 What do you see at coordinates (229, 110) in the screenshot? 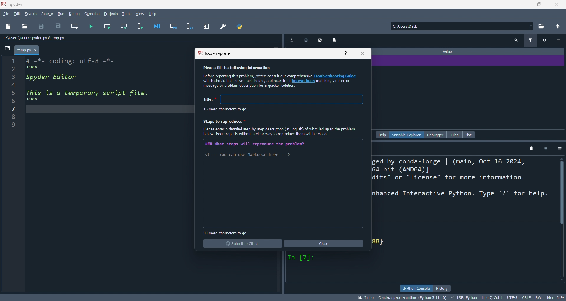
I see `15 more character to go...` at bounding box center [229, 110].